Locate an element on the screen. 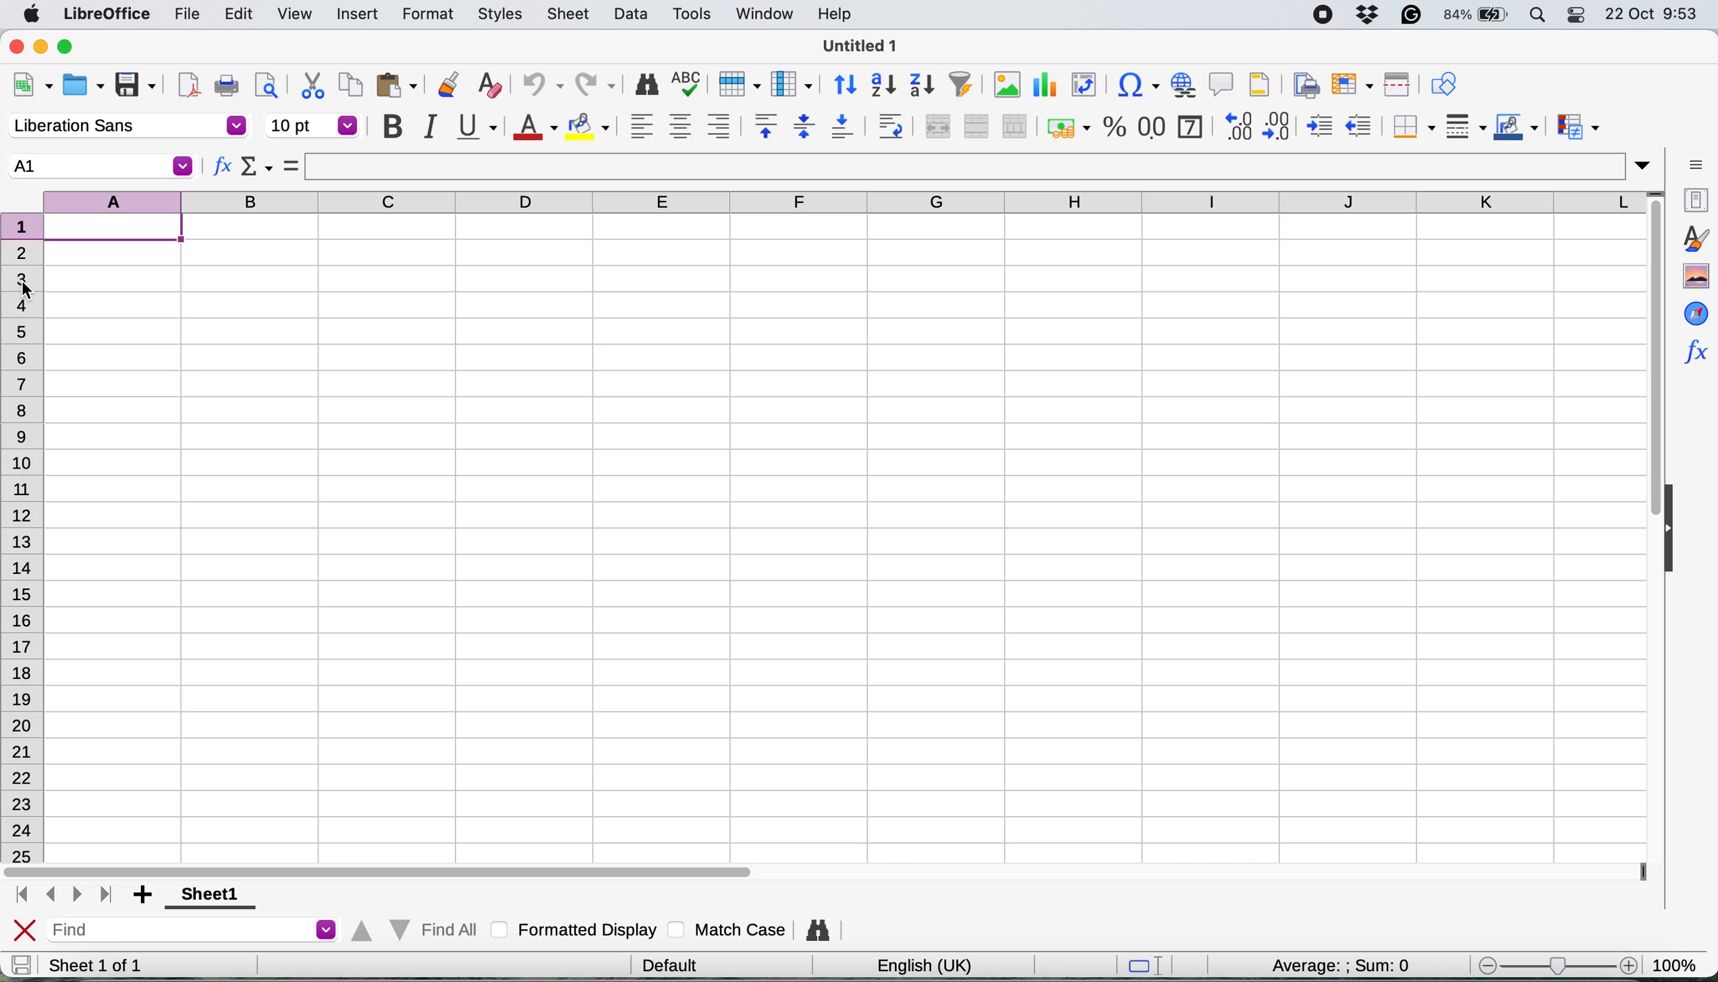 This screenshot has width=1718, height=982. sheet 1 of 1 is located at coordinates (96, 965).